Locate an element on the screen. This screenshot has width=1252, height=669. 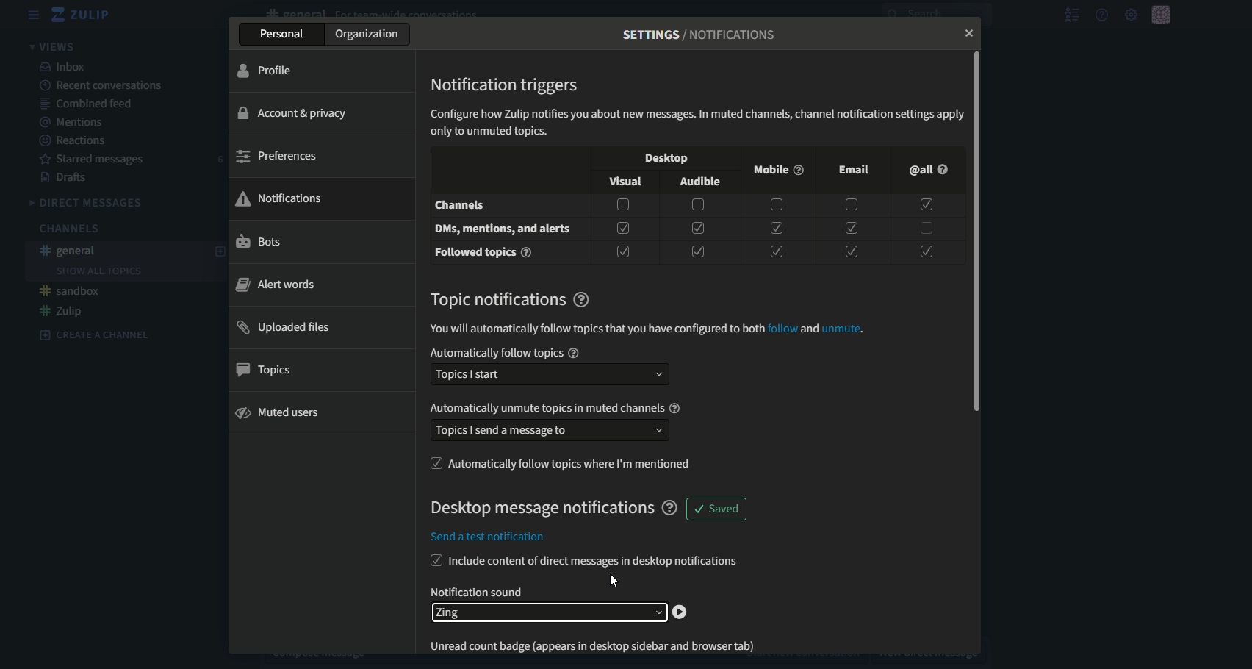
Create a channel is located at coordinates (95, 334).